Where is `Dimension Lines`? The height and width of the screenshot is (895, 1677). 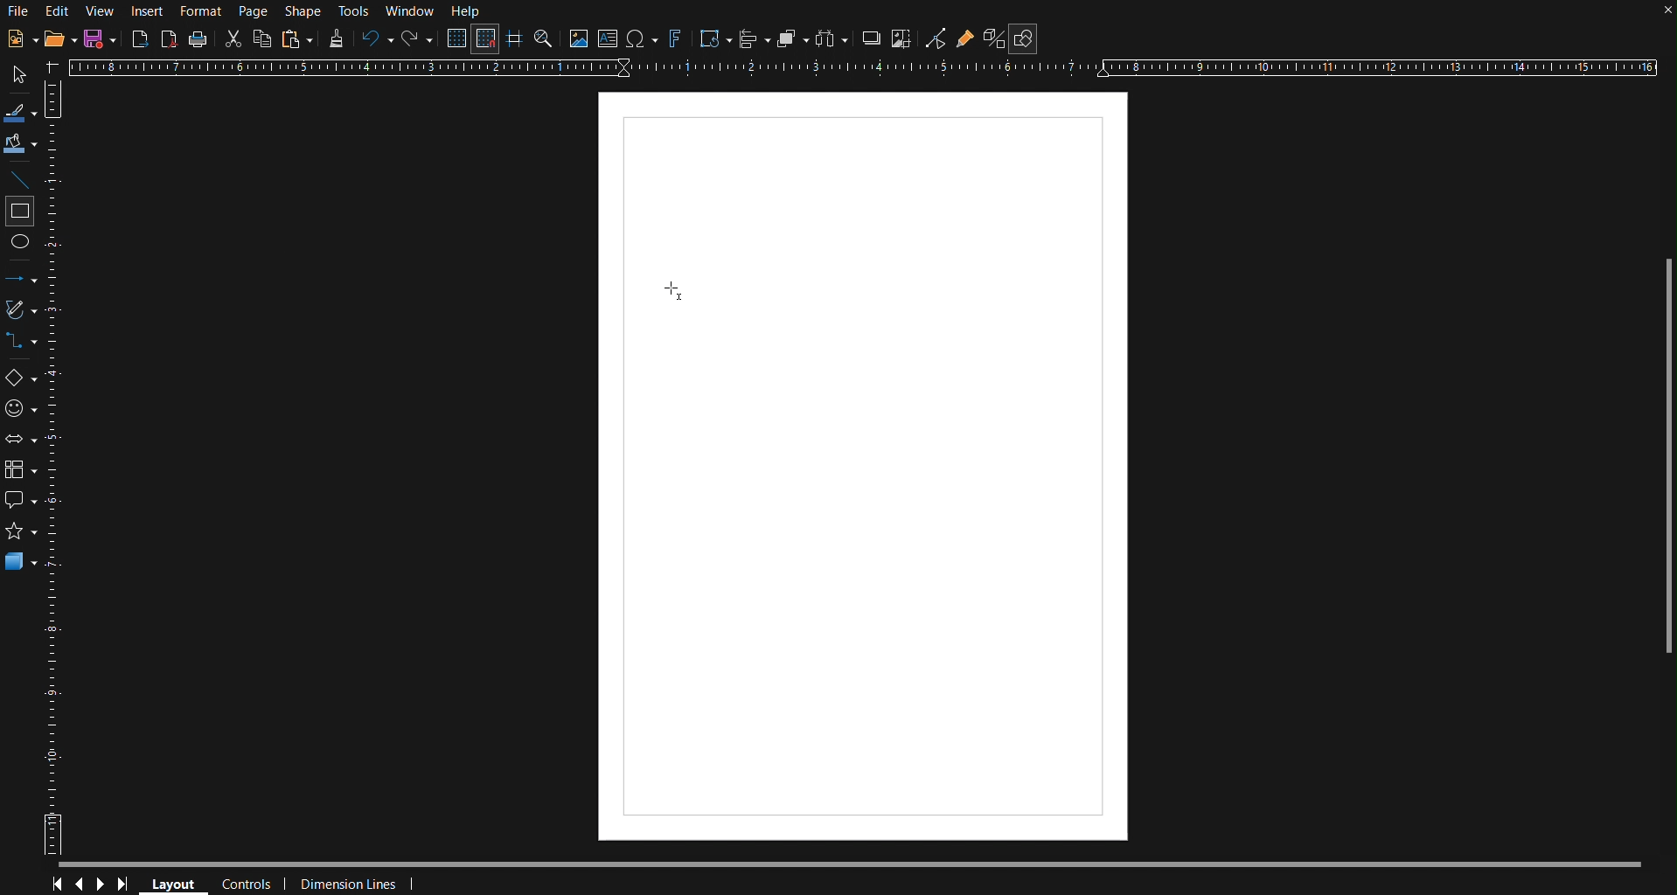
Dimension Lines is located at coordinates (363, 884).